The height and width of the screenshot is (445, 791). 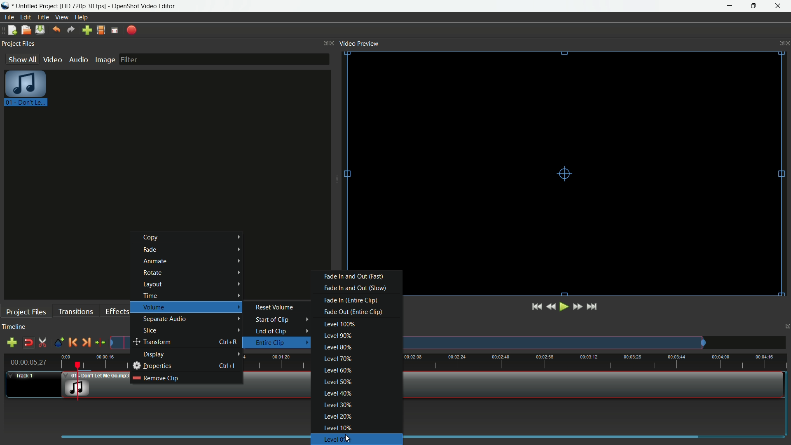 I want to click on app name, so click(x=144, y=6).